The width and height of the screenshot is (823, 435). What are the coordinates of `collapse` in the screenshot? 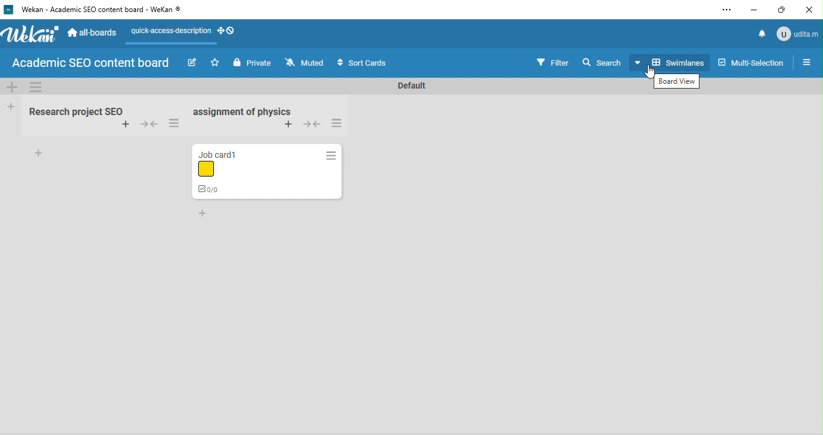 It's located at (148, 125).